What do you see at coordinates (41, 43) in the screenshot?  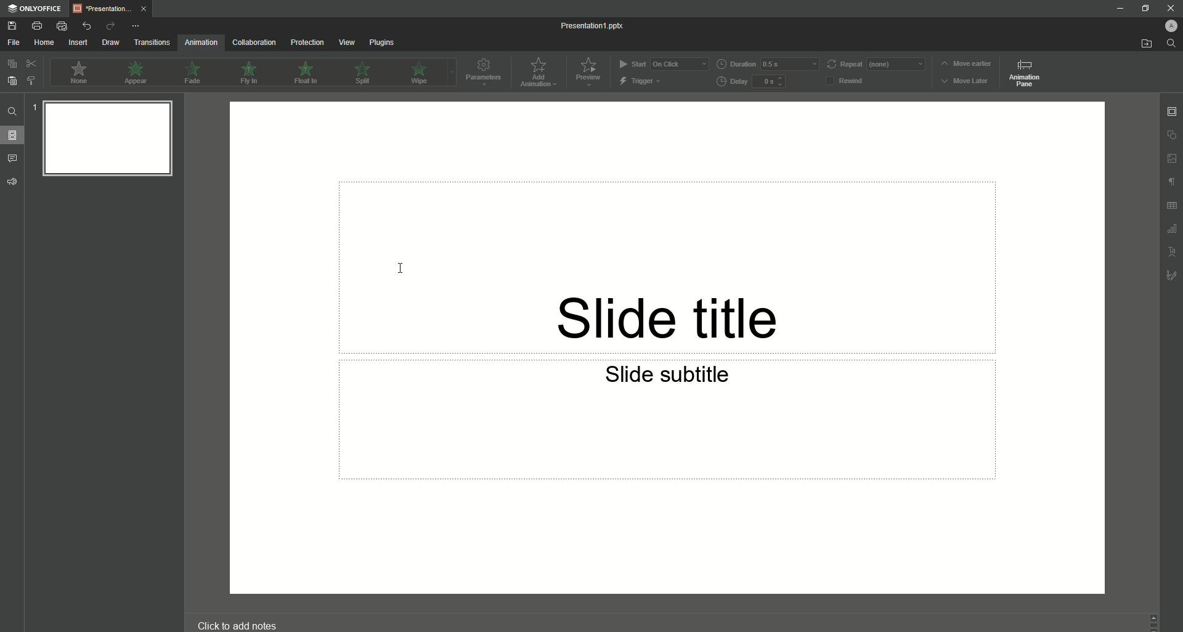 I see `Home` at bounding box center [41, 43].